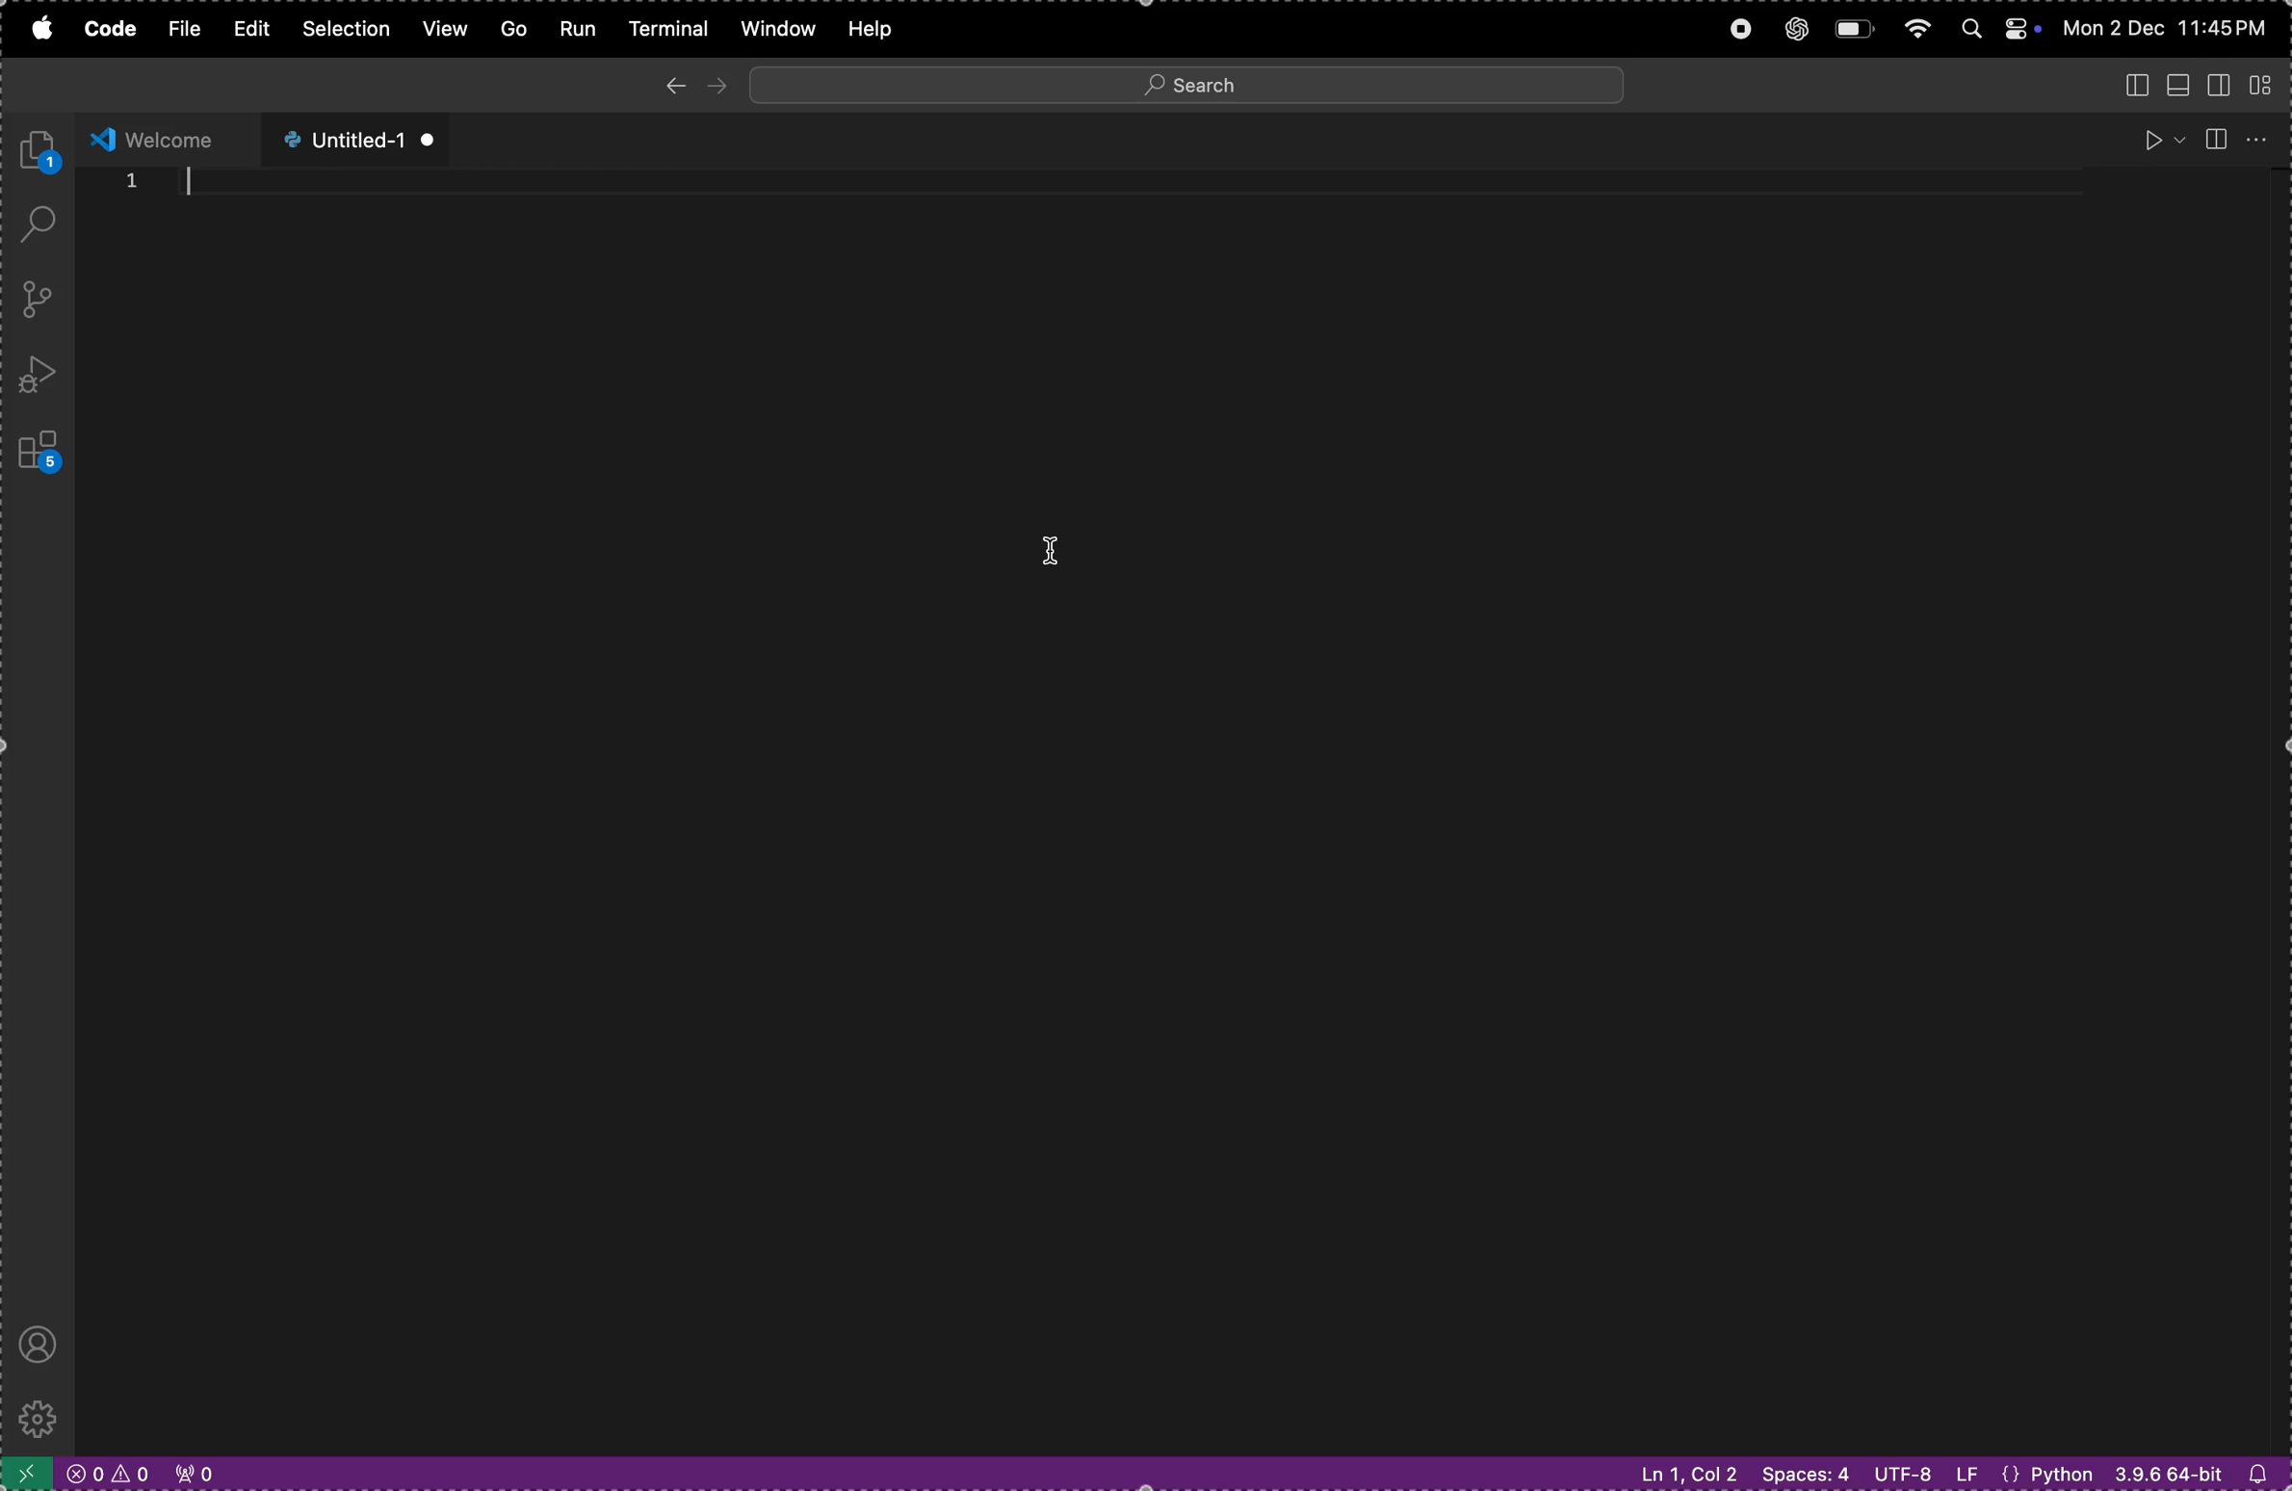 The height and width of the screenshot is (1491, 2292). I want to click on un titled, so click(349, 140).